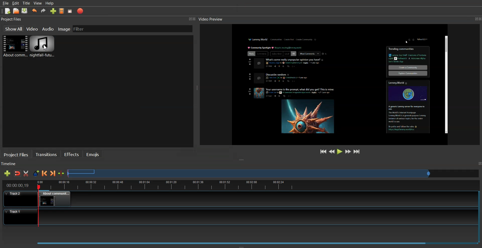  What do you see at coordinates (64, 28) in the screenshot?
I see `Image` at bounding box center [64, 28].